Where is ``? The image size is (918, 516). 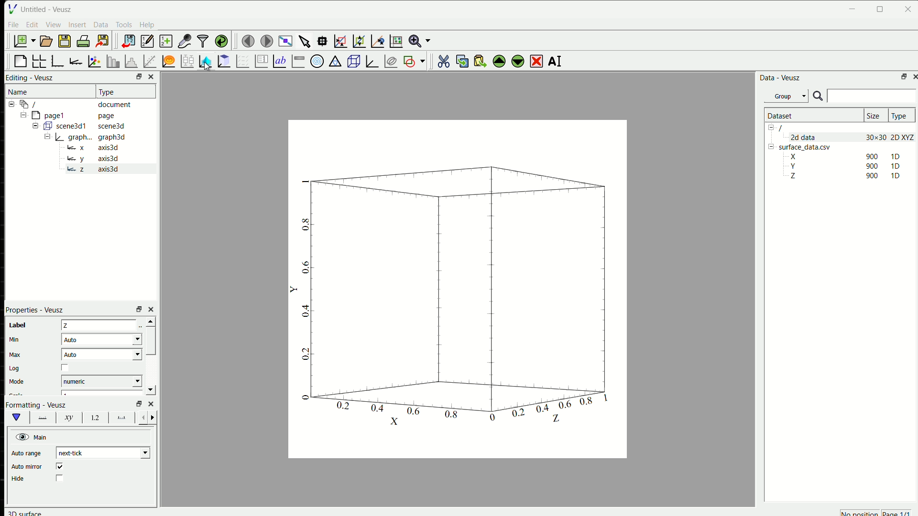  is located at coordinates (73, 137).